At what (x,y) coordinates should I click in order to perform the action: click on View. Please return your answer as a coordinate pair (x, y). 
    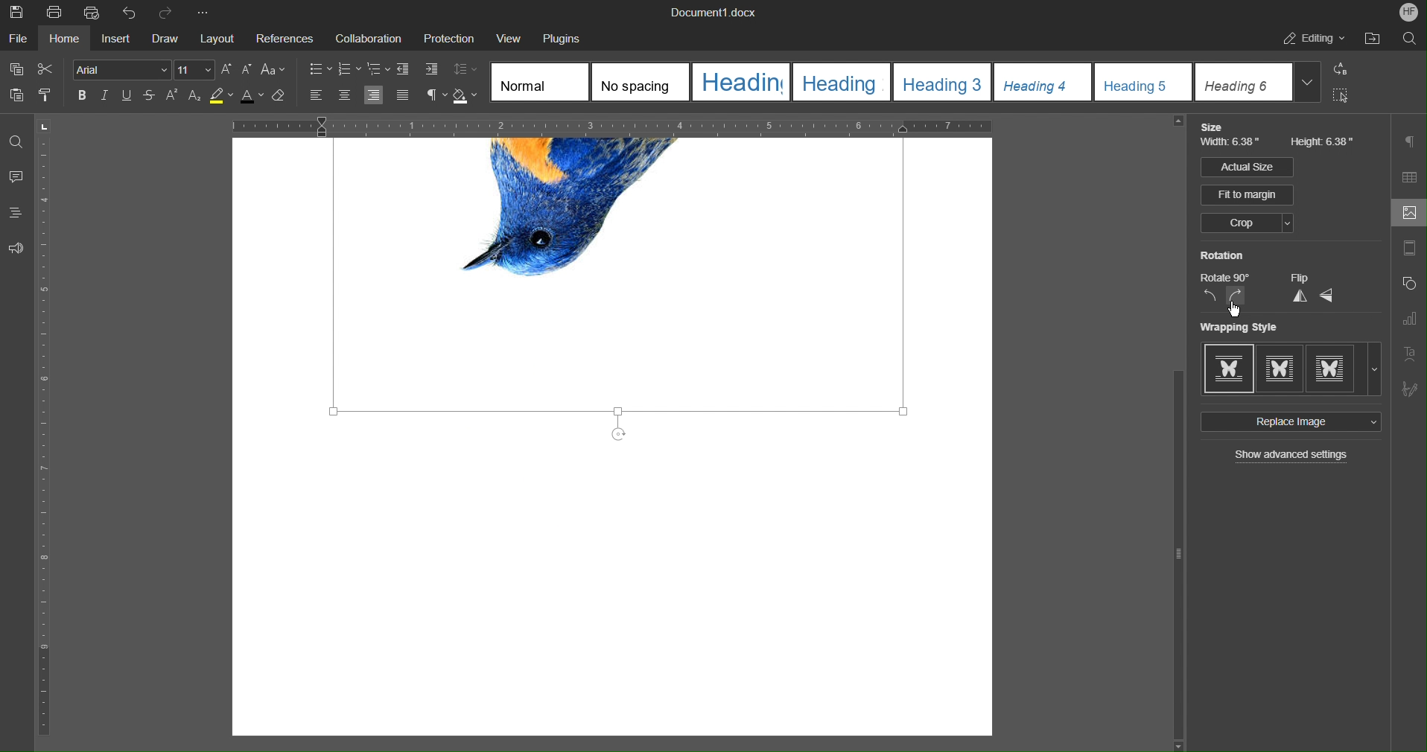
    Looking at the image, I should click on (501, 35).